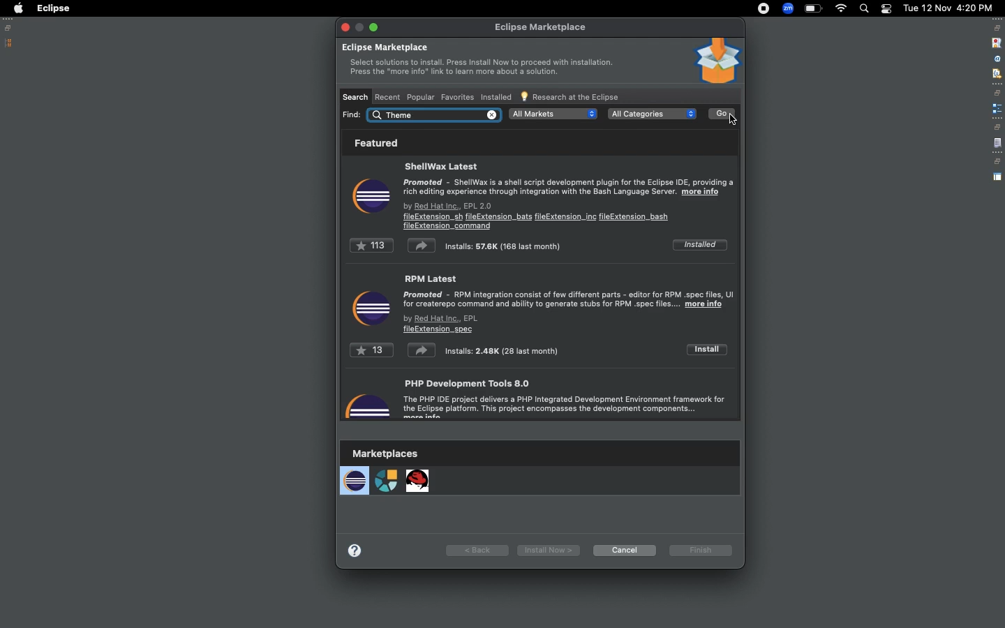 Image resolution: width=1005 pixels, height=628 pixels. Describe the element at coordinates (703, 550) in the screenshot. I see `Finish ` at that location.